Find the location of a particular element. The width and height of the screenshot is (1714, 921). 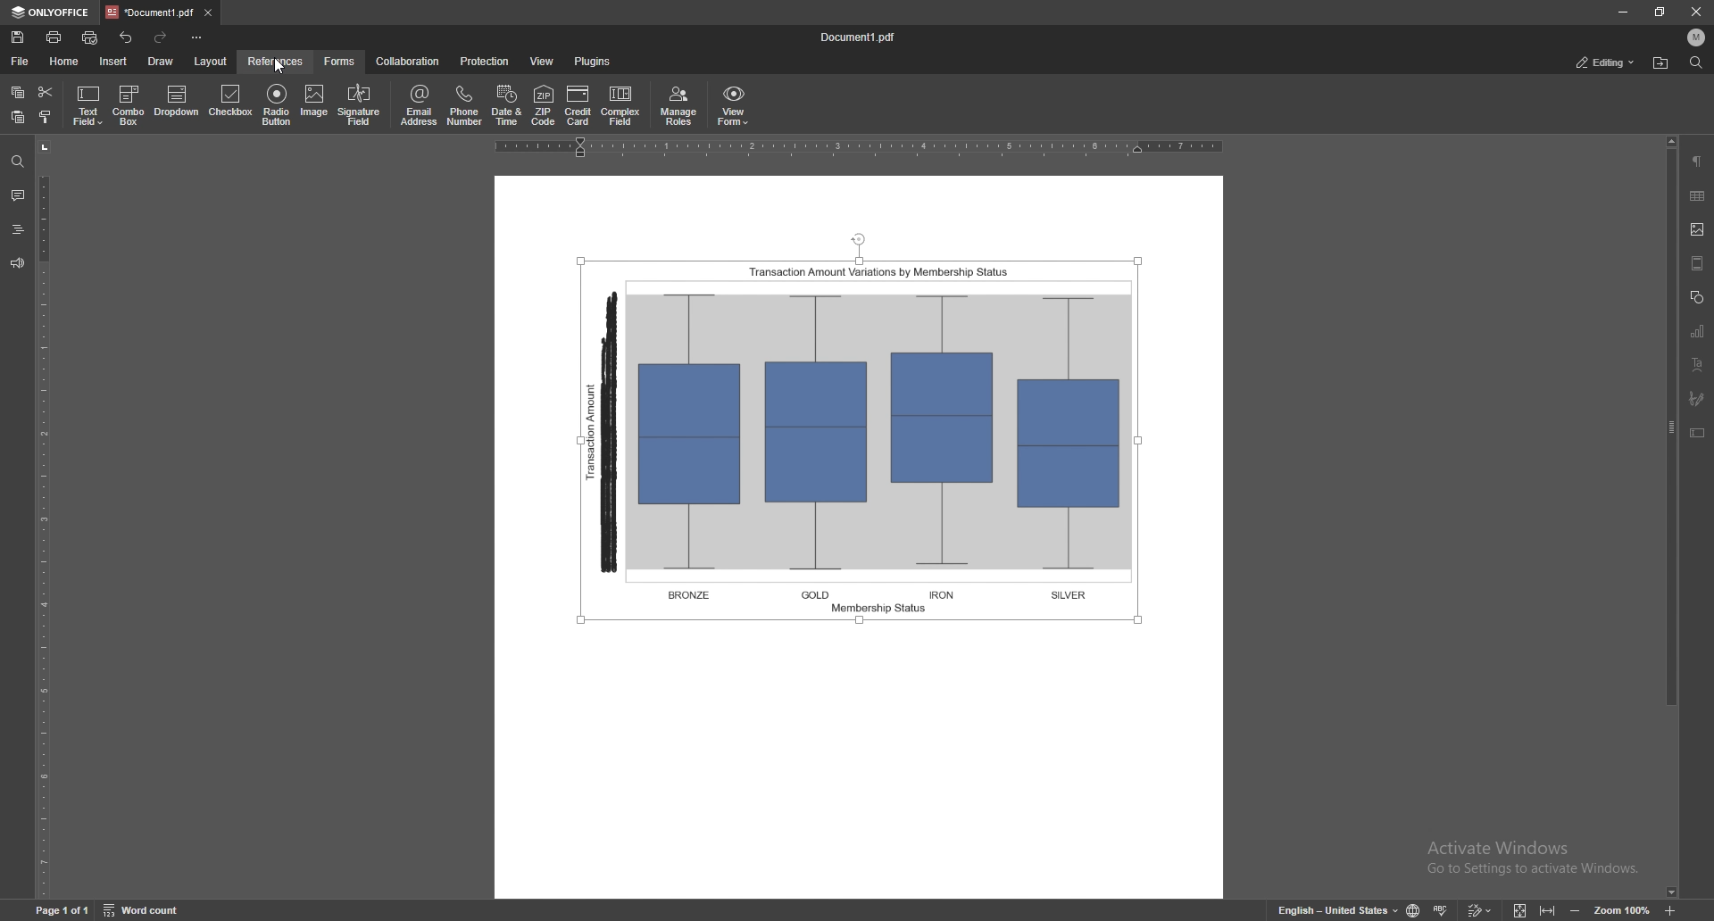

find is located at coordinates (18, 162).